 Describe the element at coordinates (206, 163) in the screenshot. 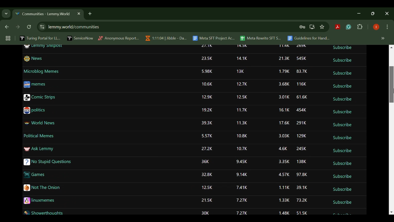

I see `36K` at that location.